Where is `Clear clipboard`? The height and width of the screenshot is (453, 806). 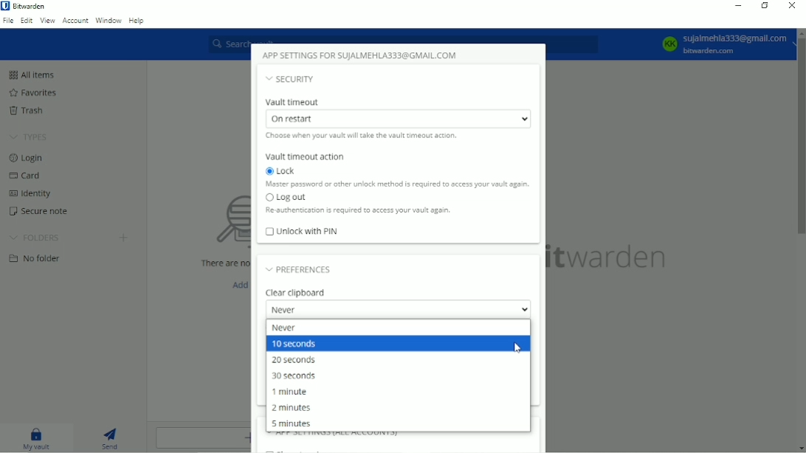 Clear clipboard is located at coordinates (298, 291).